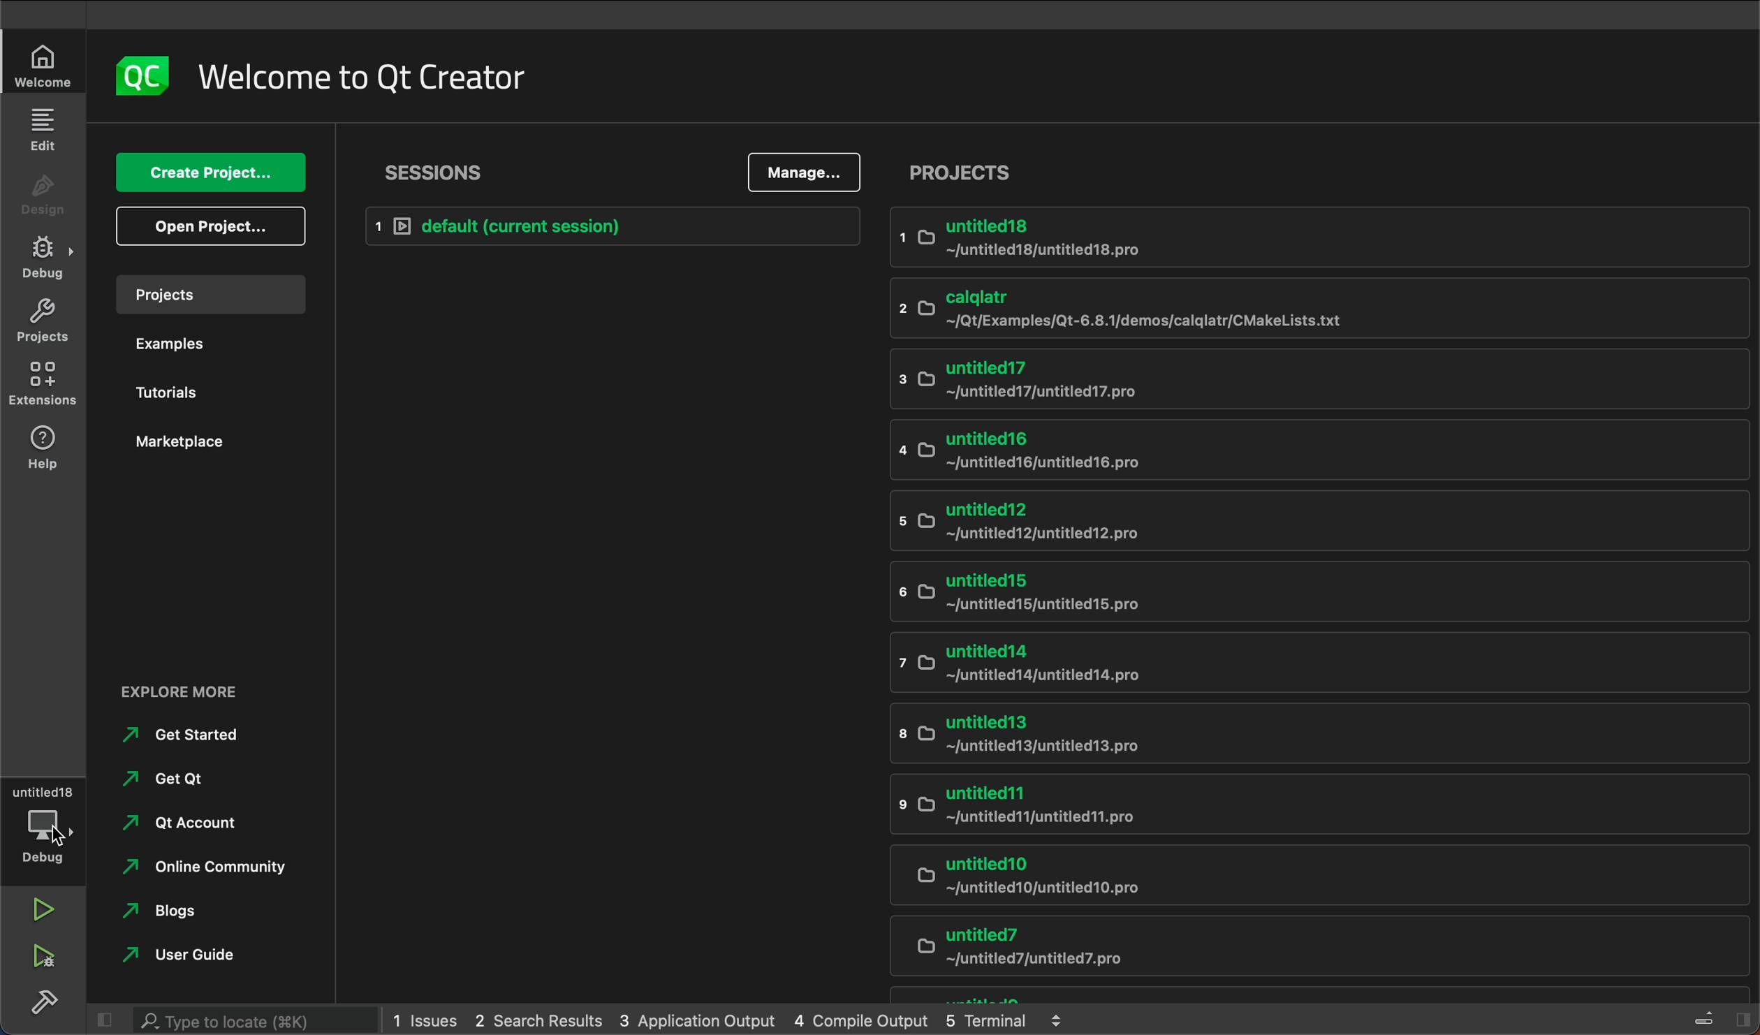 Image resolution: width=1760 pixels, height=1035 pixels. I want to click on toggle sidebar, so click(1722, 1017).